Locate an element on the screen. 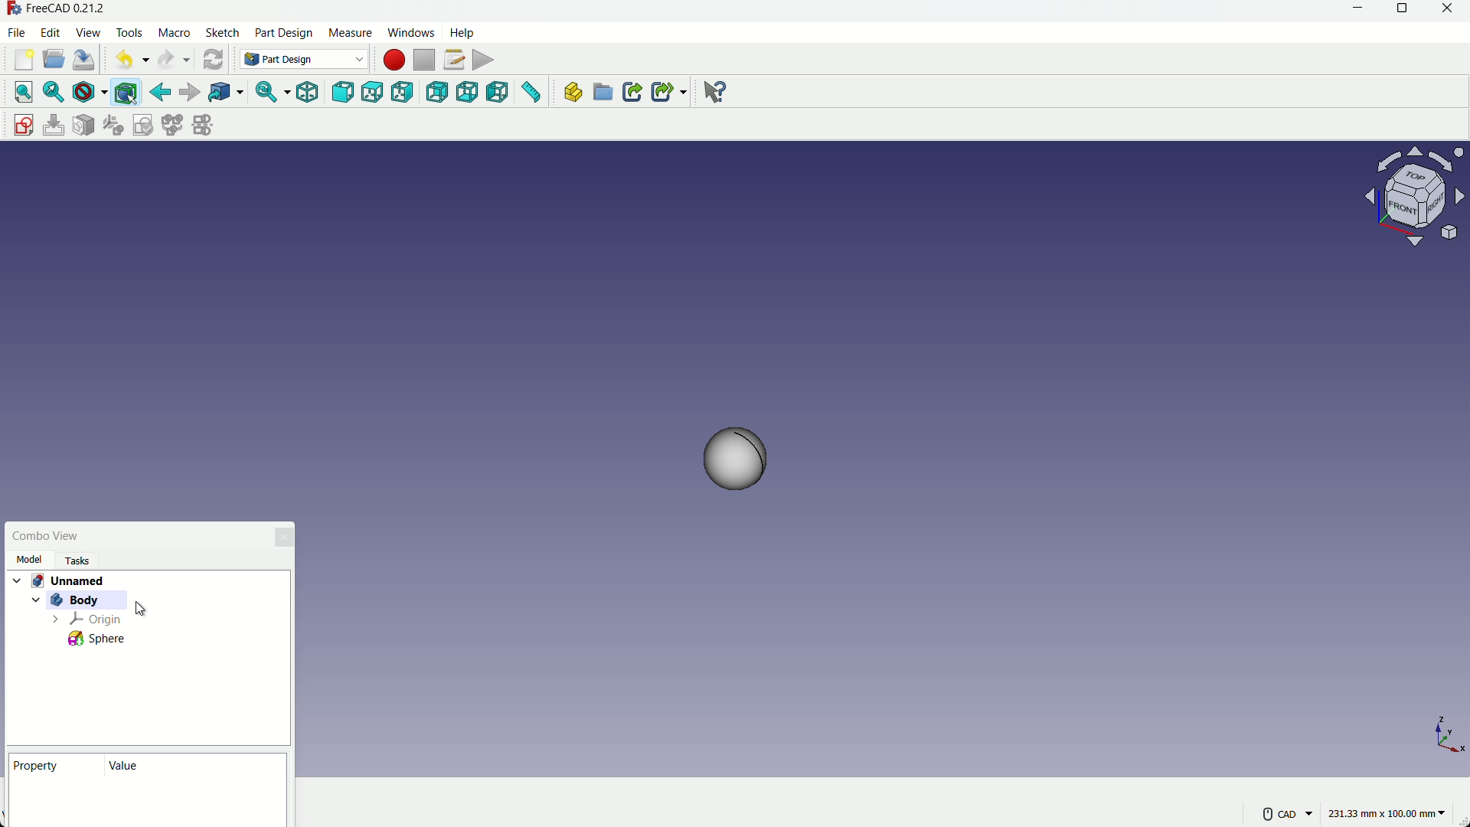  FreeCAD 0.21.2 is located at coordinates (71, 7).